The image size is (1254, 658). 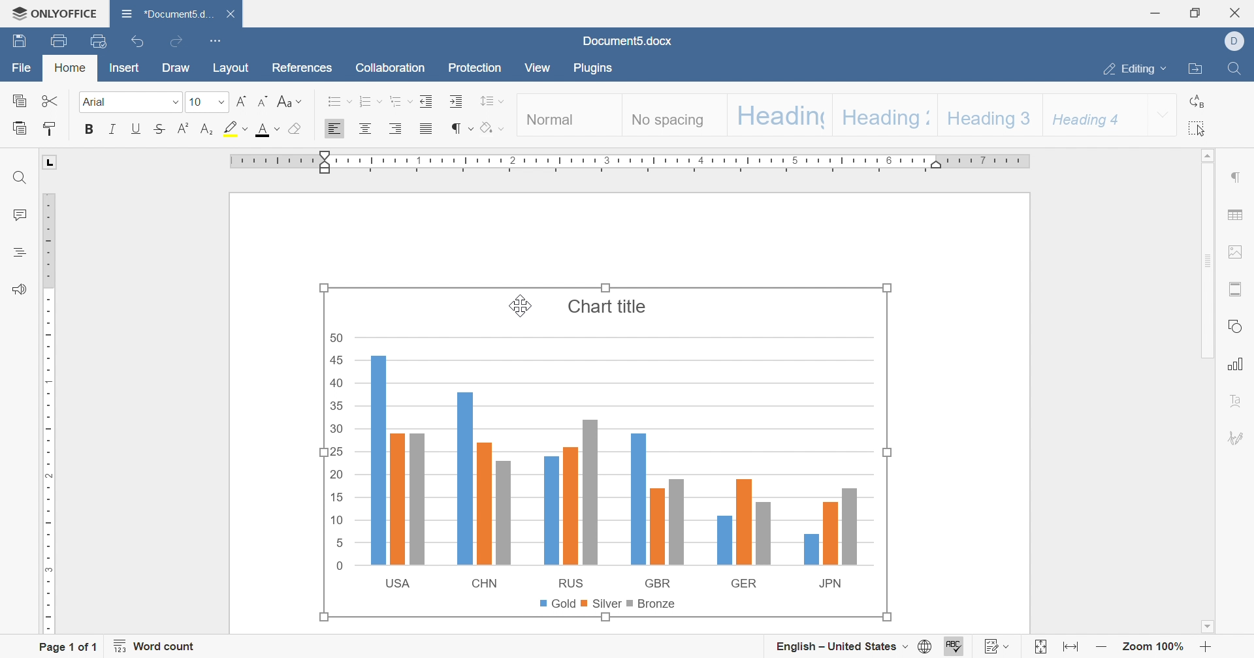 What do you see at coordinates (476, 68) in the screenshot?
I see `protection` at bounding box center [476, 68].